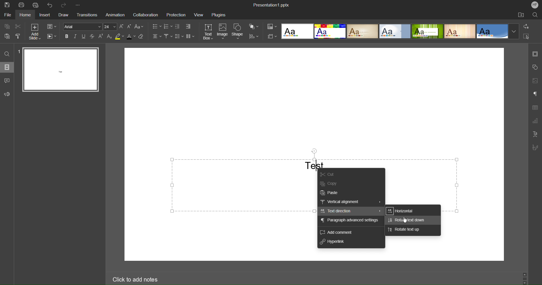 The image size is (542, 285). Describe the element at coordinates (535, 81) in the screenshot. I see `Image Settings` at that location.